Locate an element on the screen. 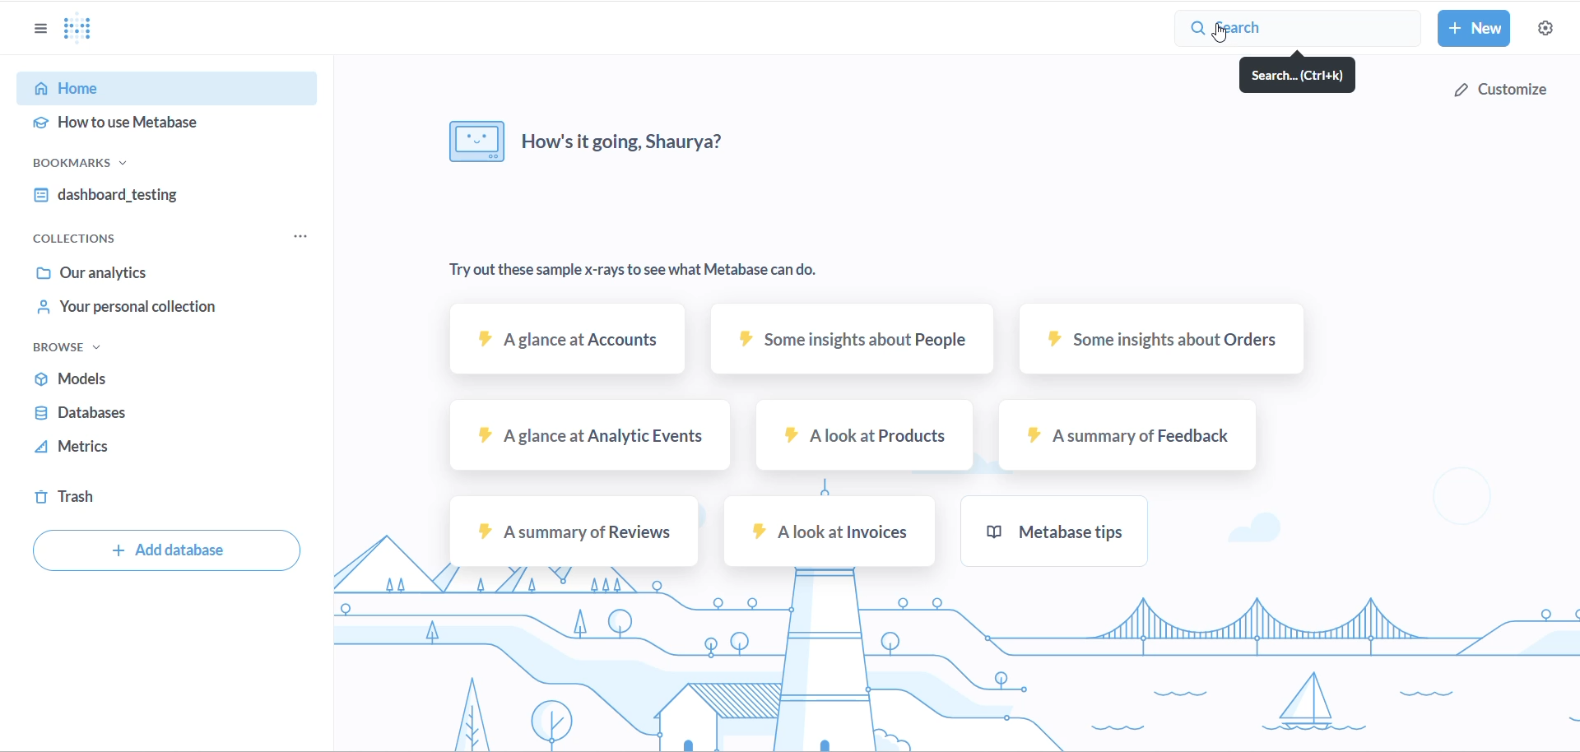 The height and width of the screenshot is (752, 1580). A look at invoices  is located at coordinates (820, 531).